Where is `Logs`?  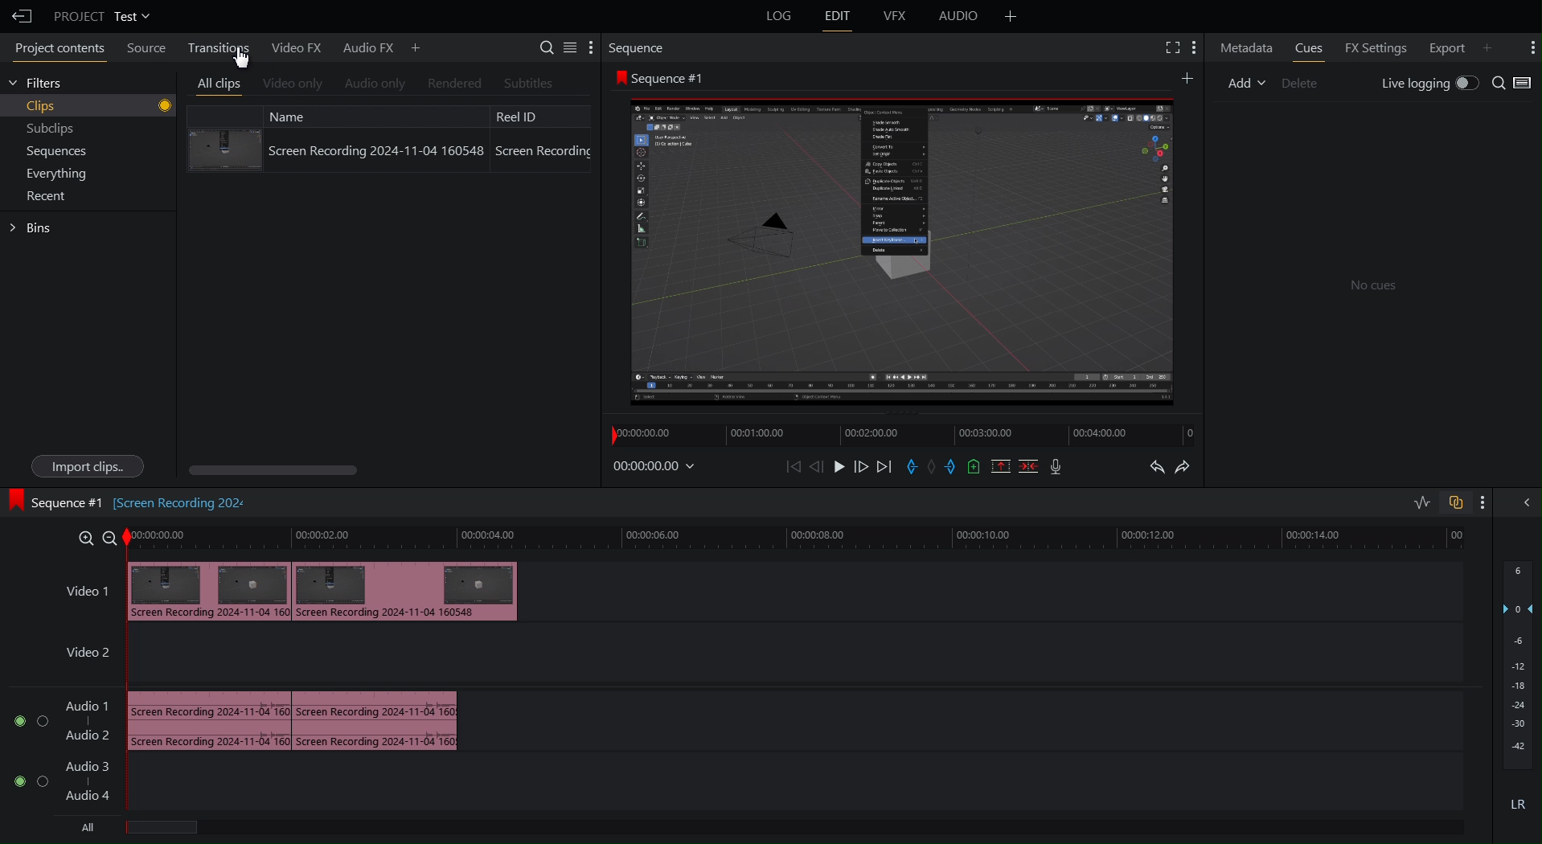 Logs is located at coordinates (771, 19).